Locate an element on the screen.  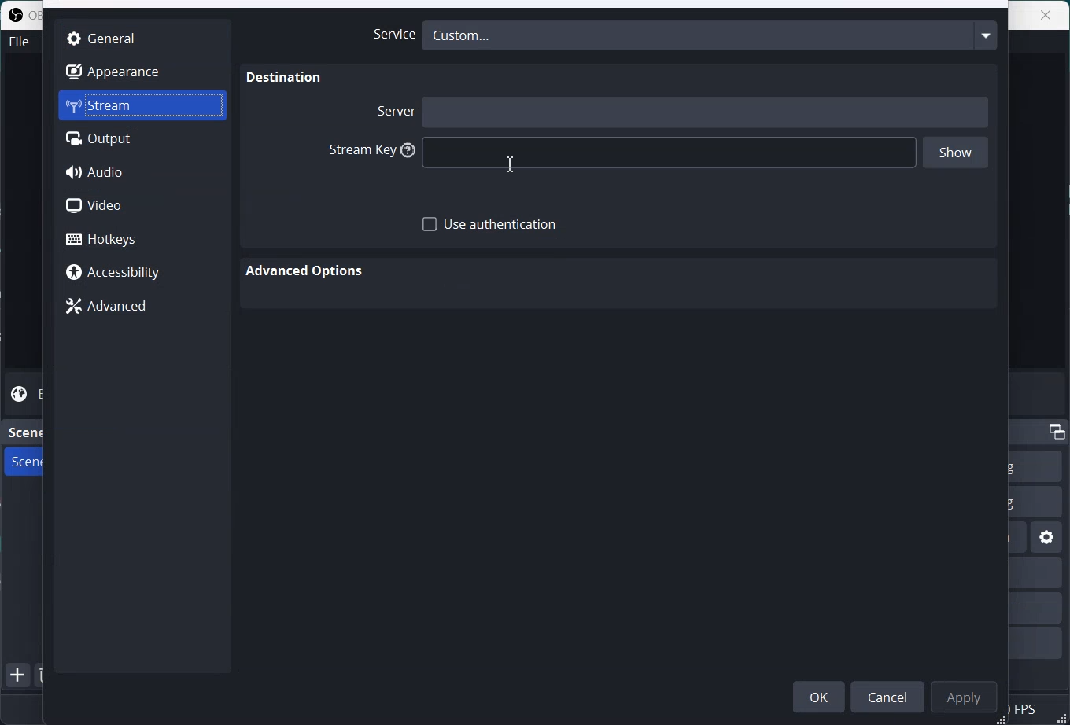
Use Authentication is located at coordinates (490, 225).